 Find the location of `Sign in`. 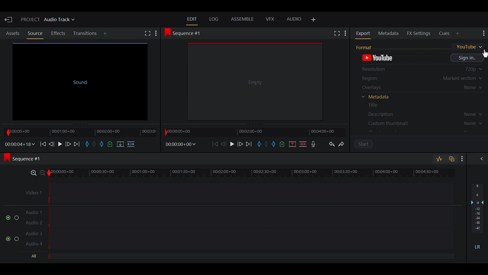

Sign in is located at coordinates (467, 58).